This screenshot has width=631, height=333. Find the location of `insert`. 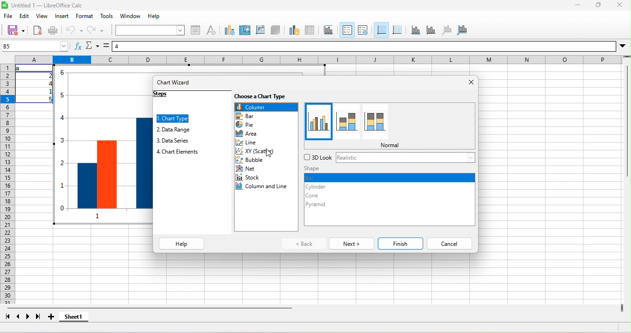

insert is located at coordinates (62, 16).